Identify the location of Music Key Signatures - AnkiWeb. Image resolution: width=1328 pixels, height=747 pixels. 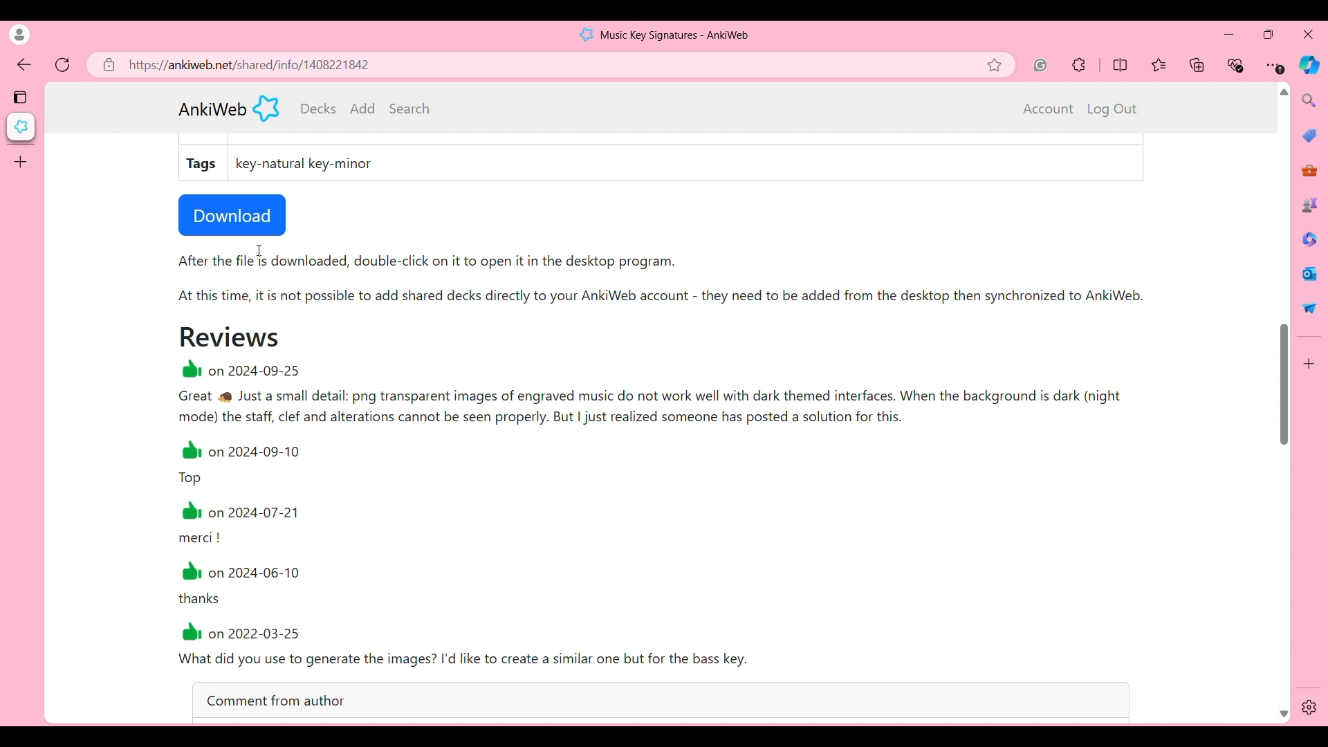
(676, 35).